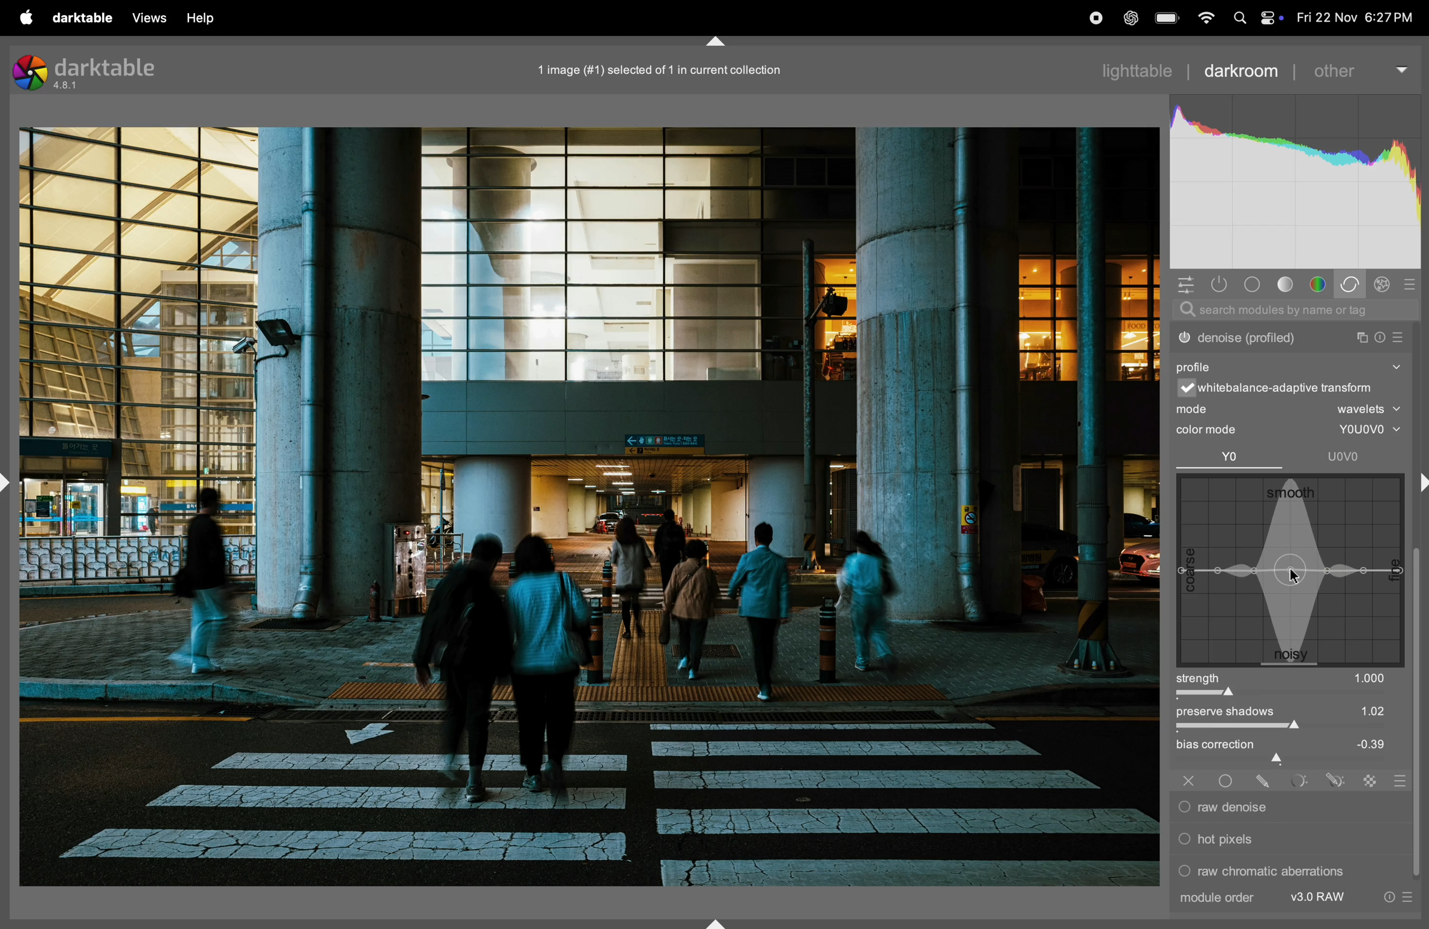 This screenshot has width=1429, height=929. I want to click on profile, so click(1194, 367).